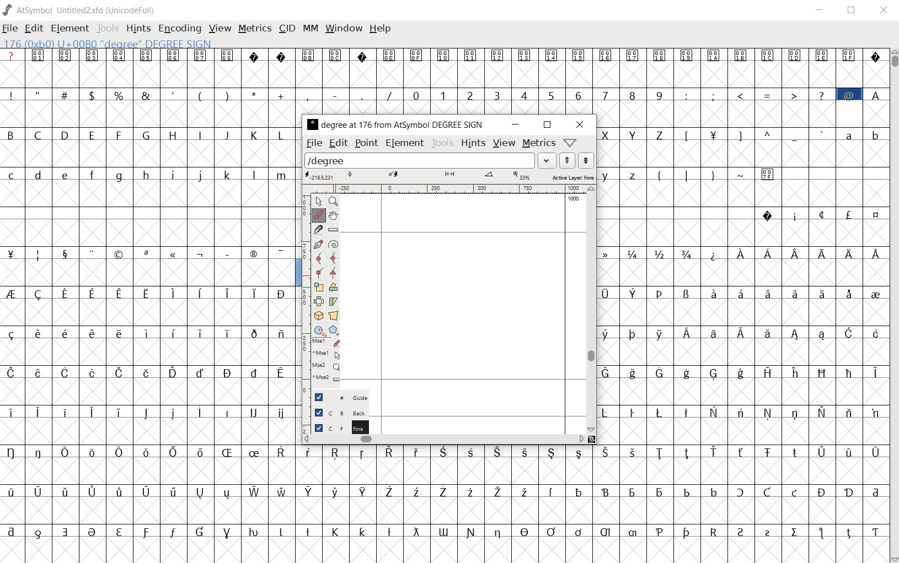 The height and width of the screenshot is (563, 899). Describe the element at coordinates (586, 160) in the screenshot. I see `show the previous word on the list` at that location.